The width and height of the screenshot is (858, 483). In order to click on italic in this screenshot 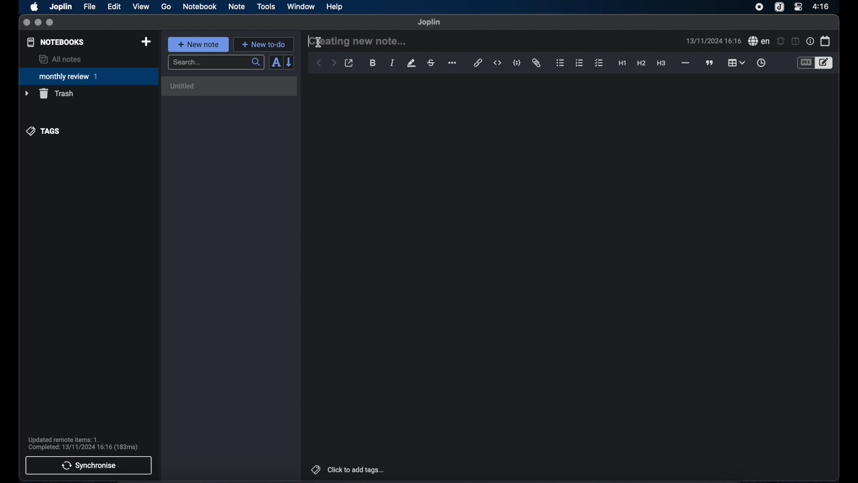, I will do `click(392, 63)`.